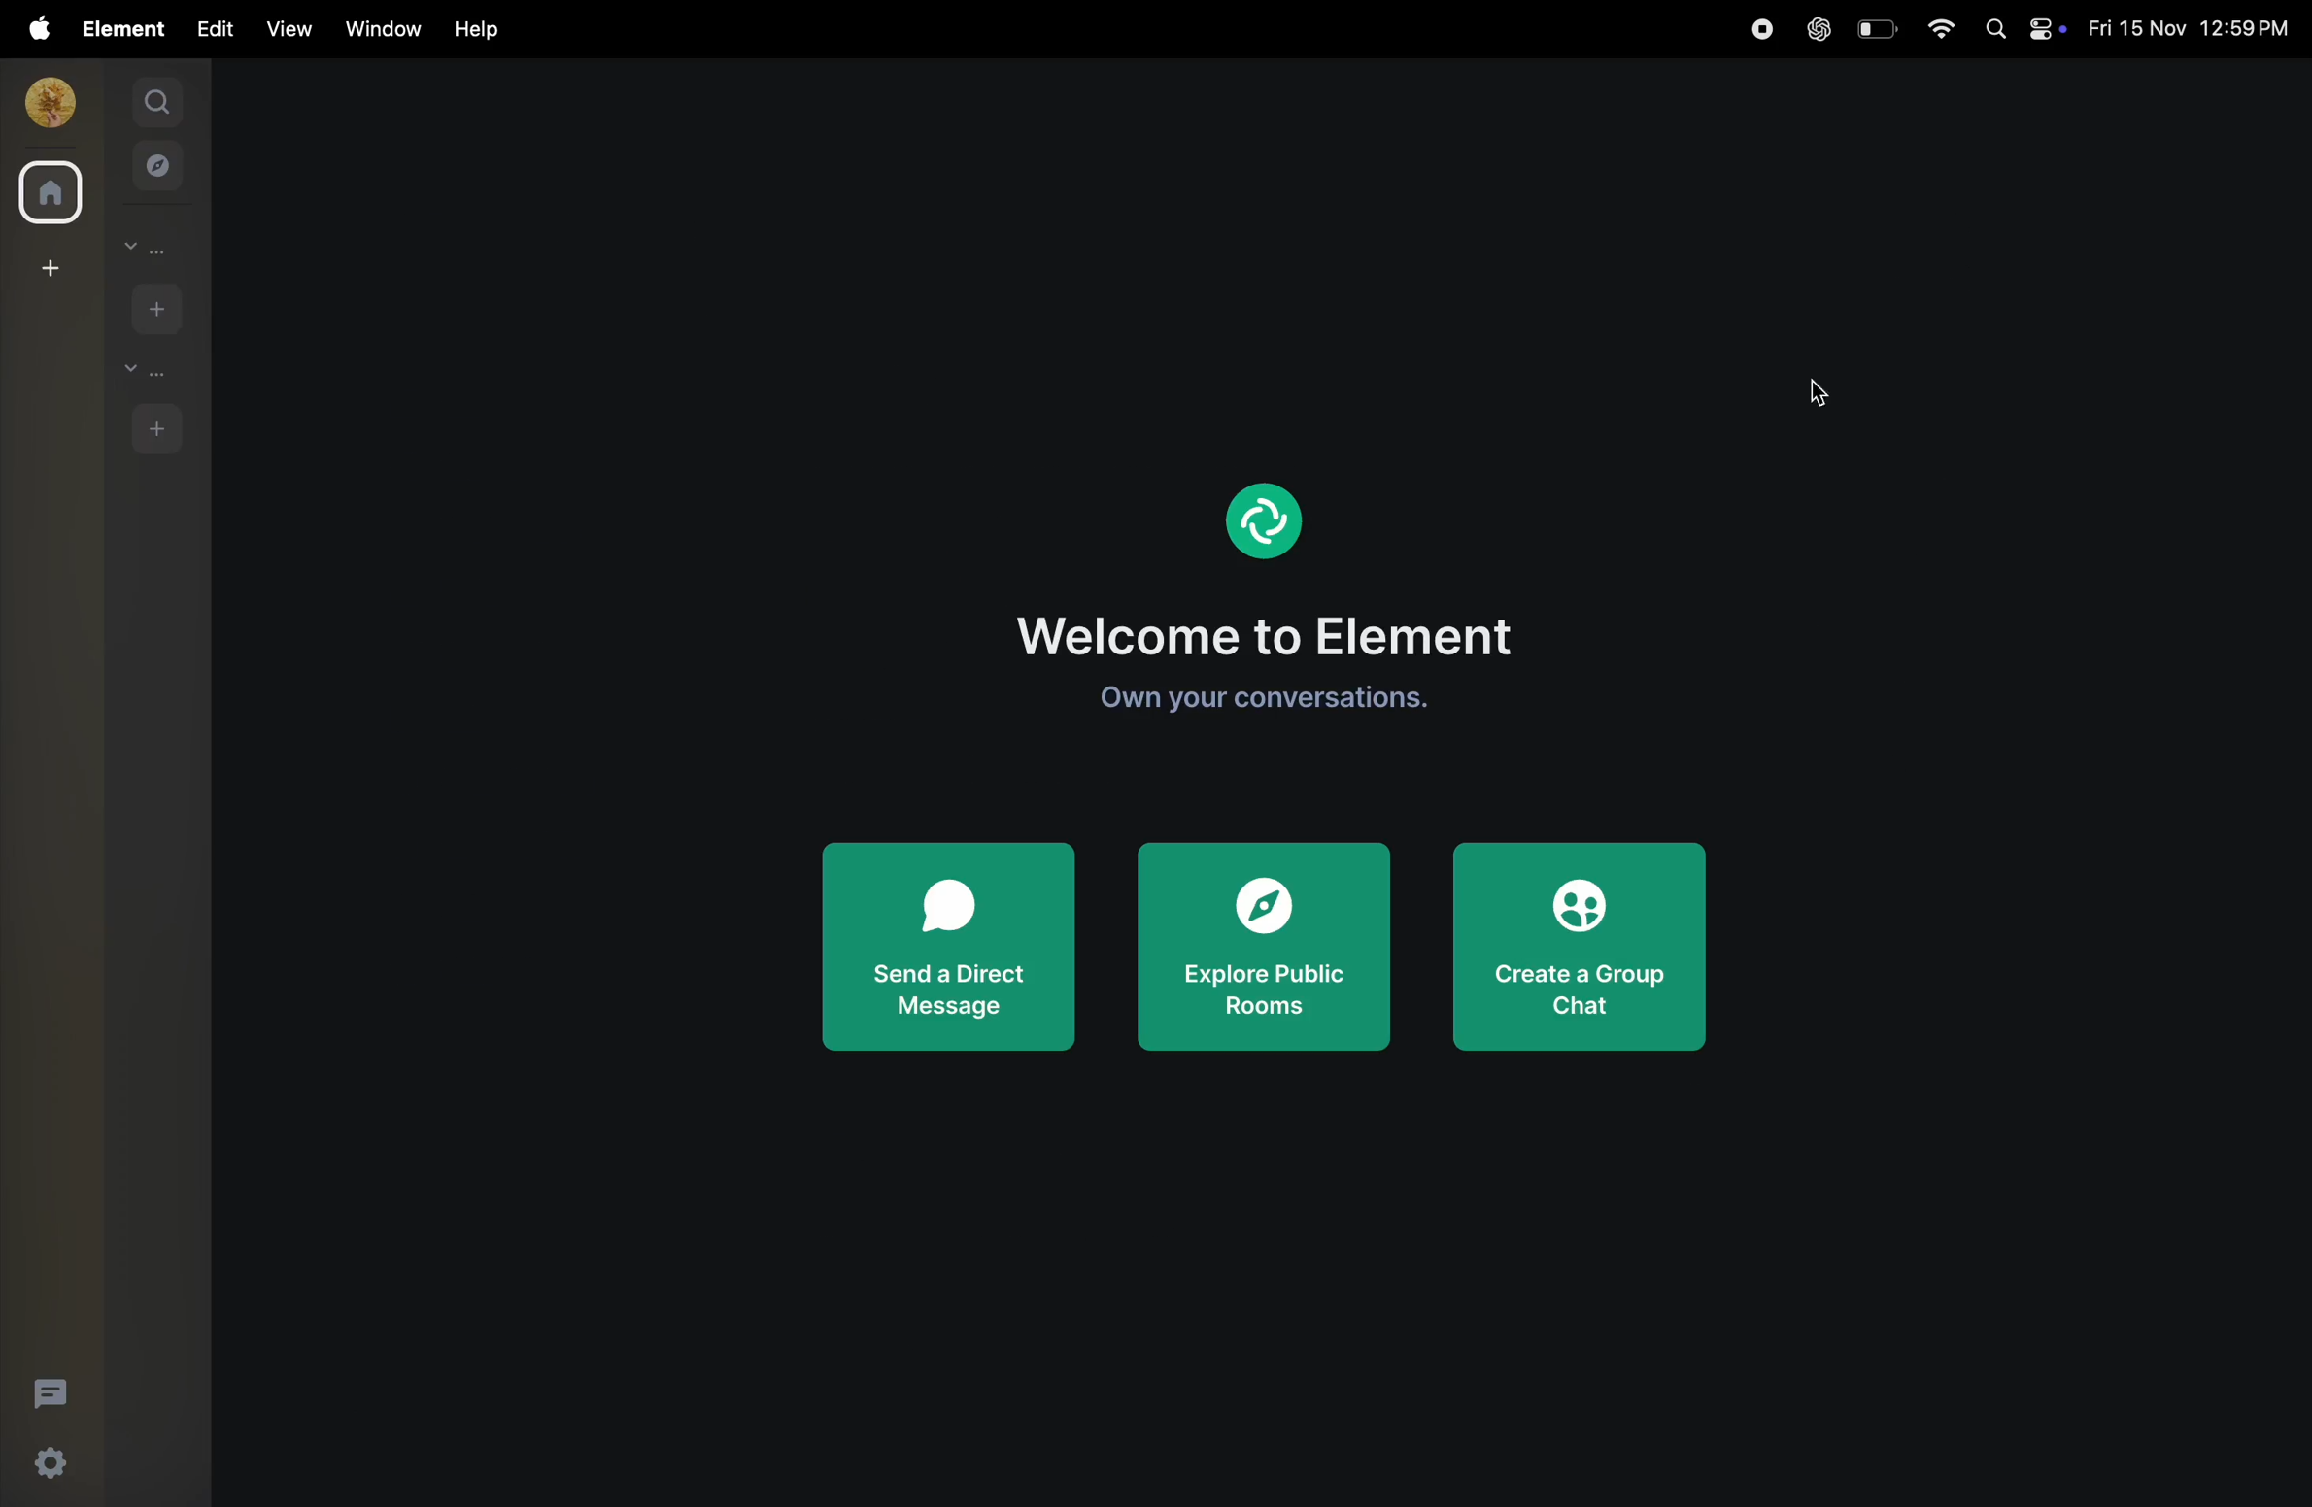 This screenshot has height=1507, width=2312. I want to click on search1, so click(159, 99).